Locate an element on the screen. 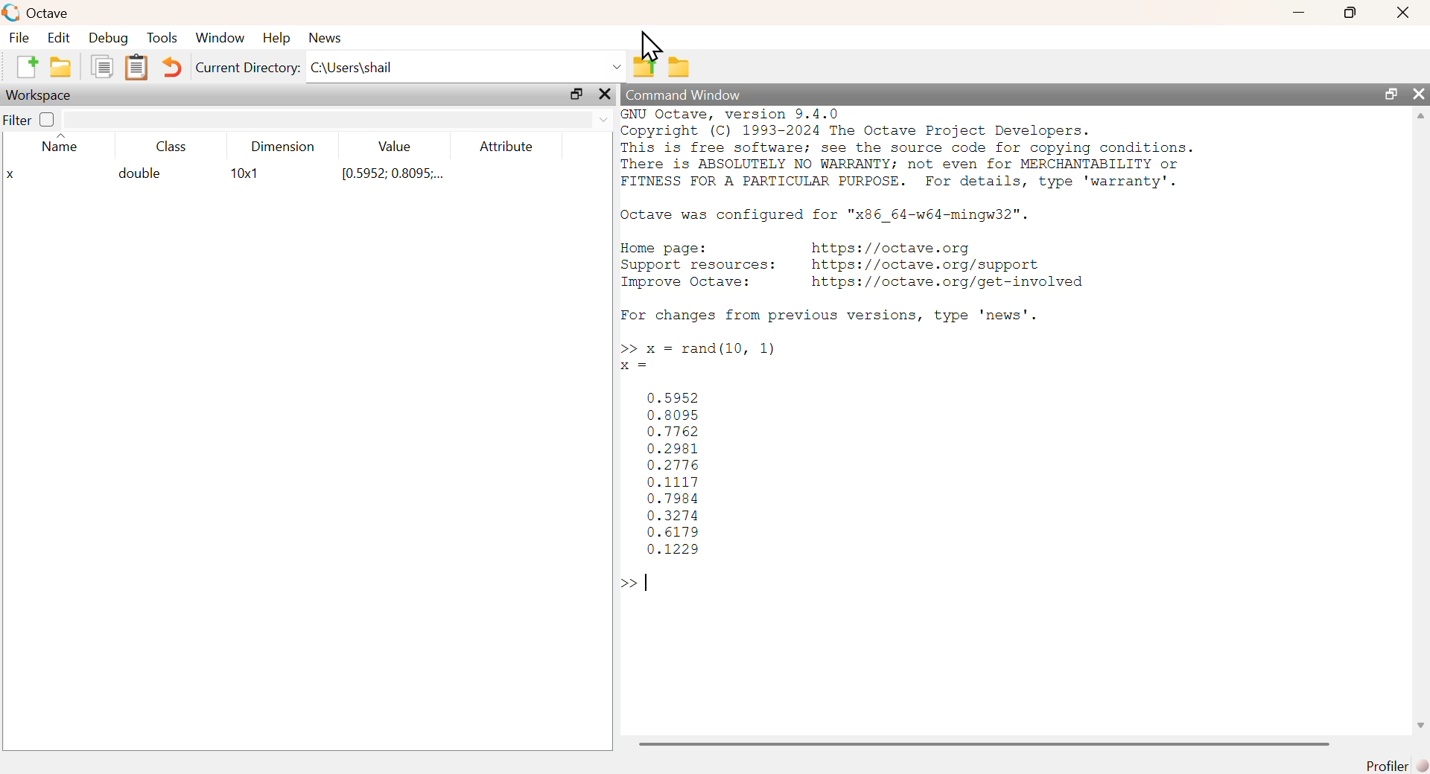 The height and width of the screenshot is (774, 1430). one directory up is located at coordinates (644, 64).